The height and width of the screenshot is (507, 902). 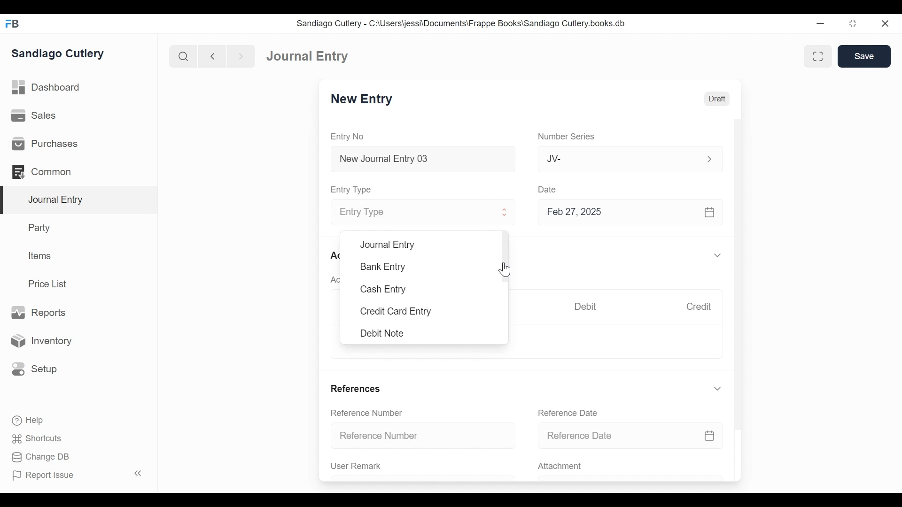 I want to click on Price List, so click(x=49, y=284).